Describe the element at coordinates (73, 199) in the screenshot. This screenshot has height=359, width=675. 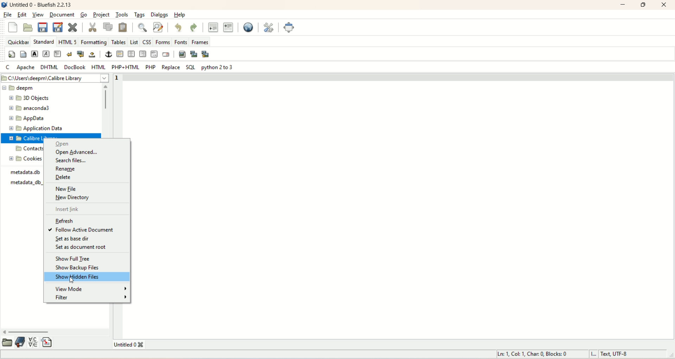
I see `new directory` at that location.